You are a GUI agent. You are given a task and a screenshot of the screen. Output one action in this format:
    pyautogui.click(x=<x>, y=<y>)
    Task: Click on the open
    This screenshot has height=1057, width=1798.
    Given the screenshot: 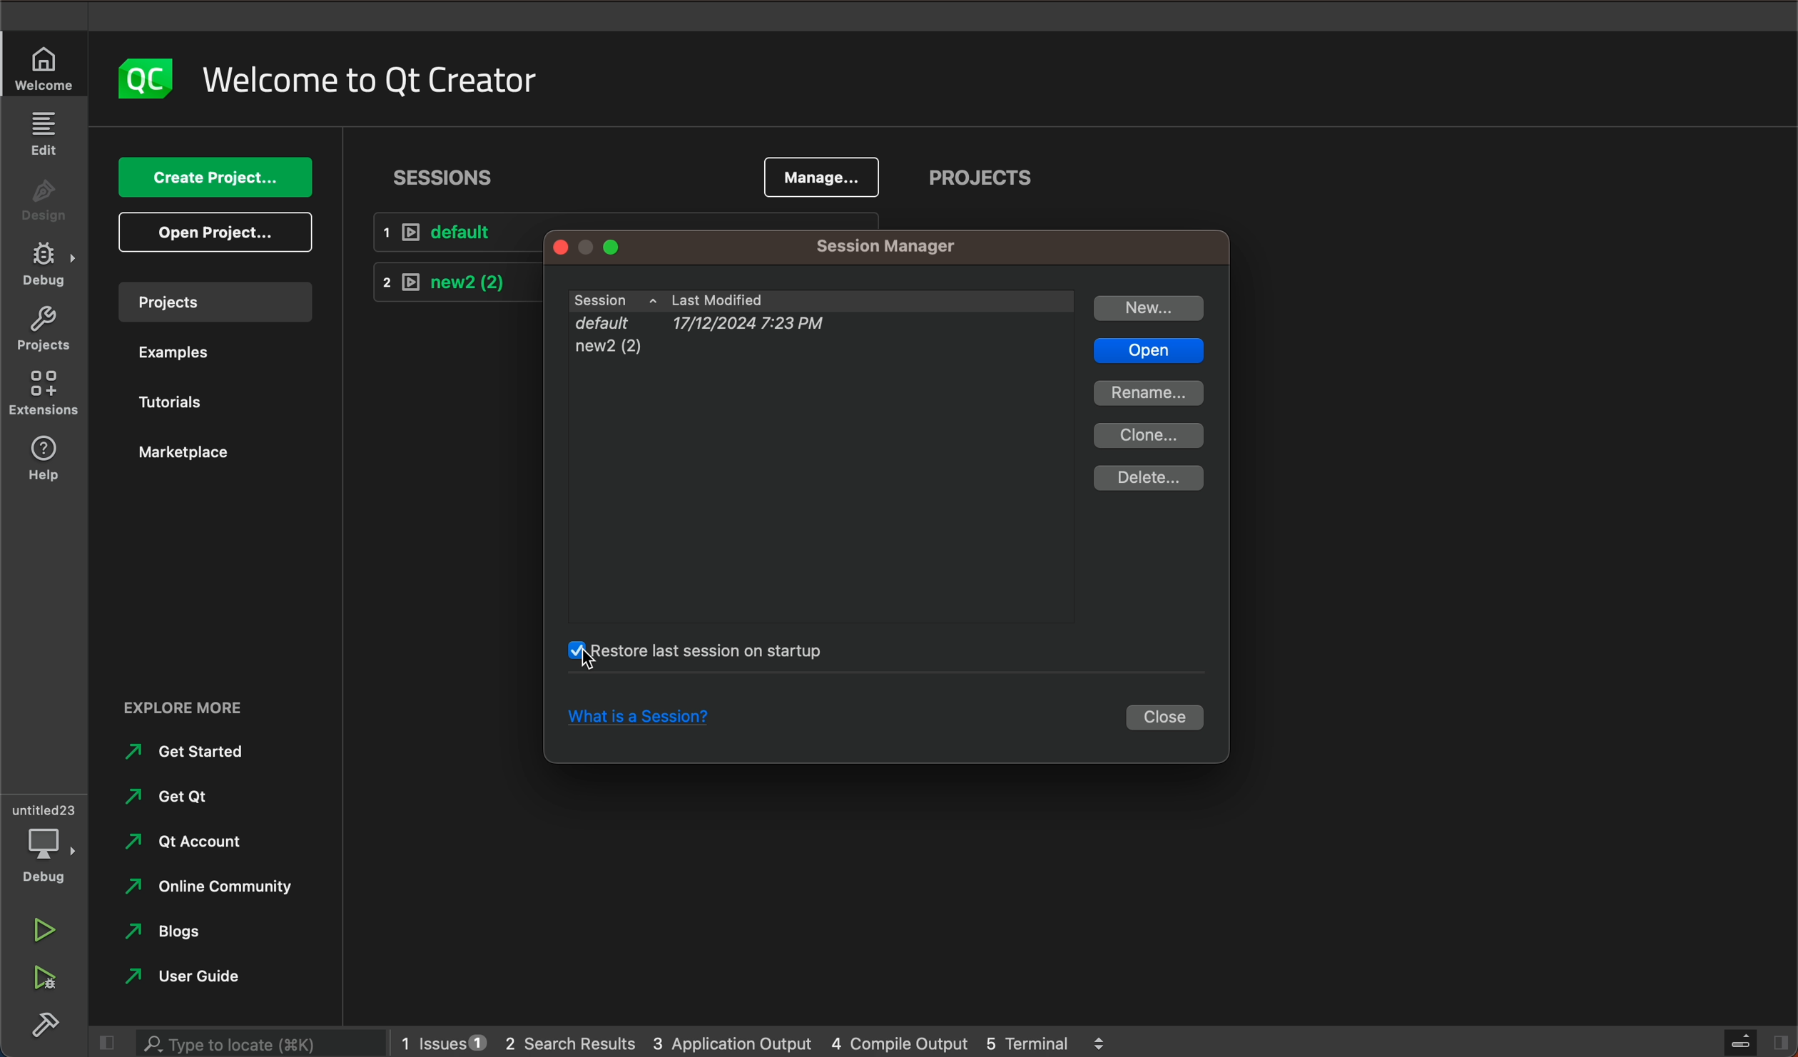 What is the action you would take?
    pyautogui.click(x=1147, y=350)
    